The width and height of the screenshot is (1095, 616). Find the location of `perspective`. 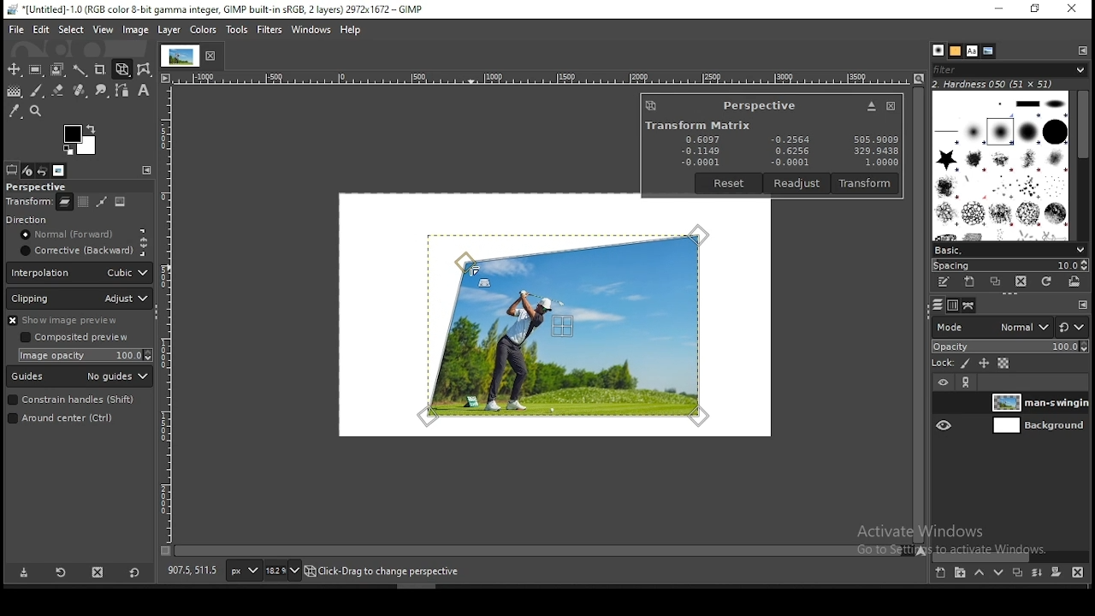

perspective is located at coordinates (760, 105).